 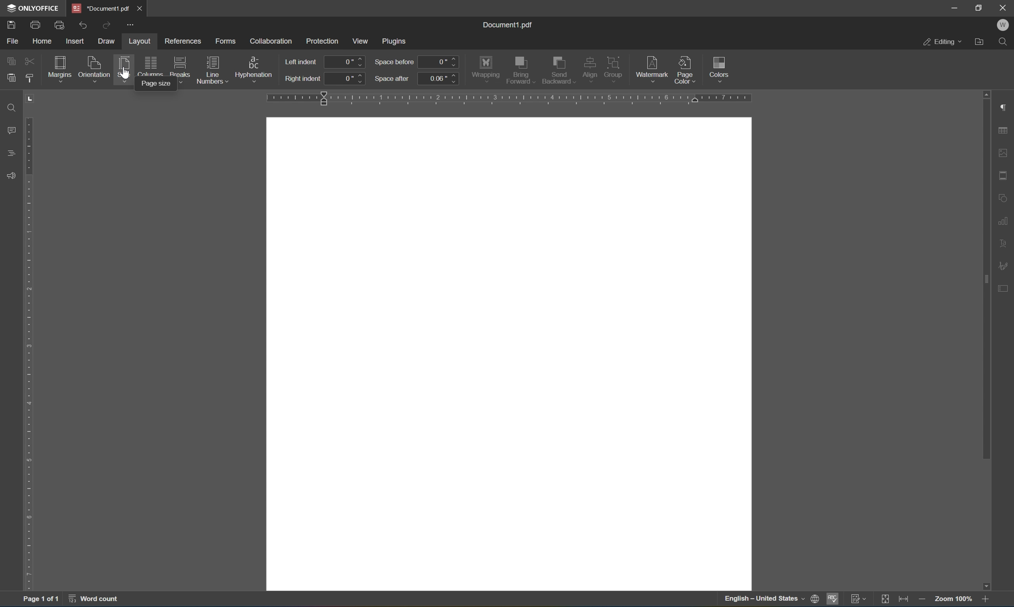 What do you see at coordinates (180, 65) in the screenshot?
I see `breaks` at bounding box center [180, 65].